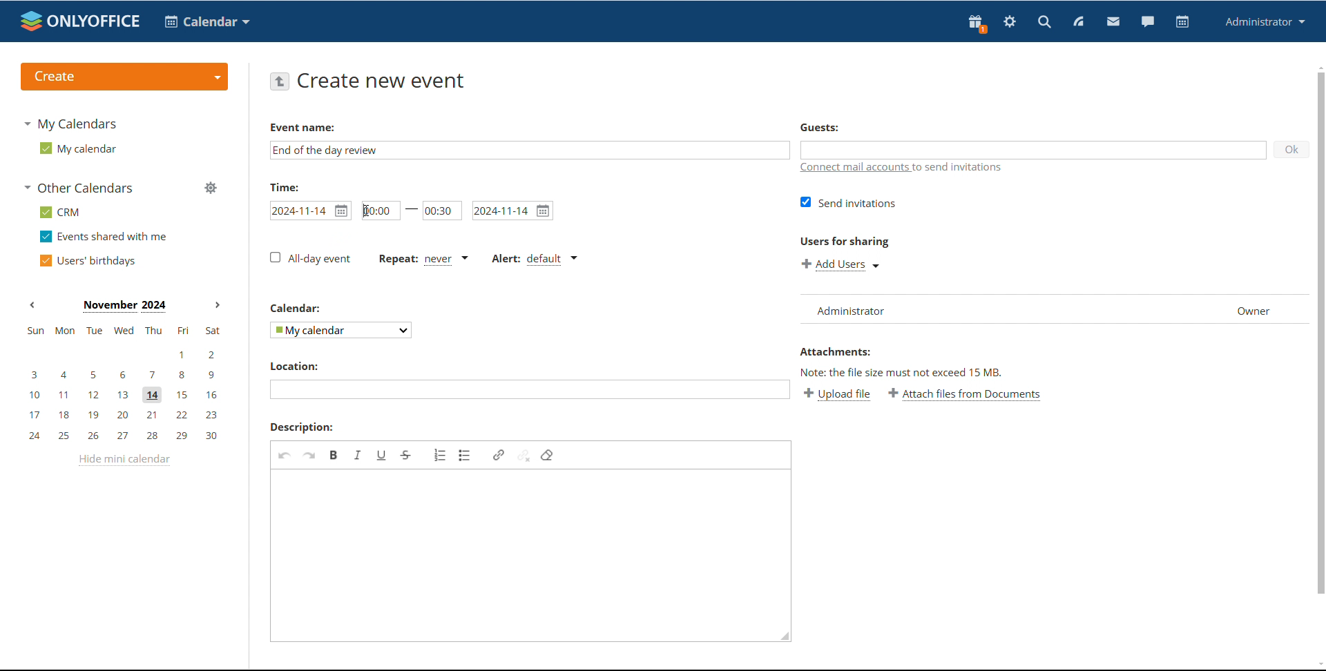  What do you see at coordinates (309, 257) in the screenshot?
I see `all-day event unticked` at bounding box center [309, 257].